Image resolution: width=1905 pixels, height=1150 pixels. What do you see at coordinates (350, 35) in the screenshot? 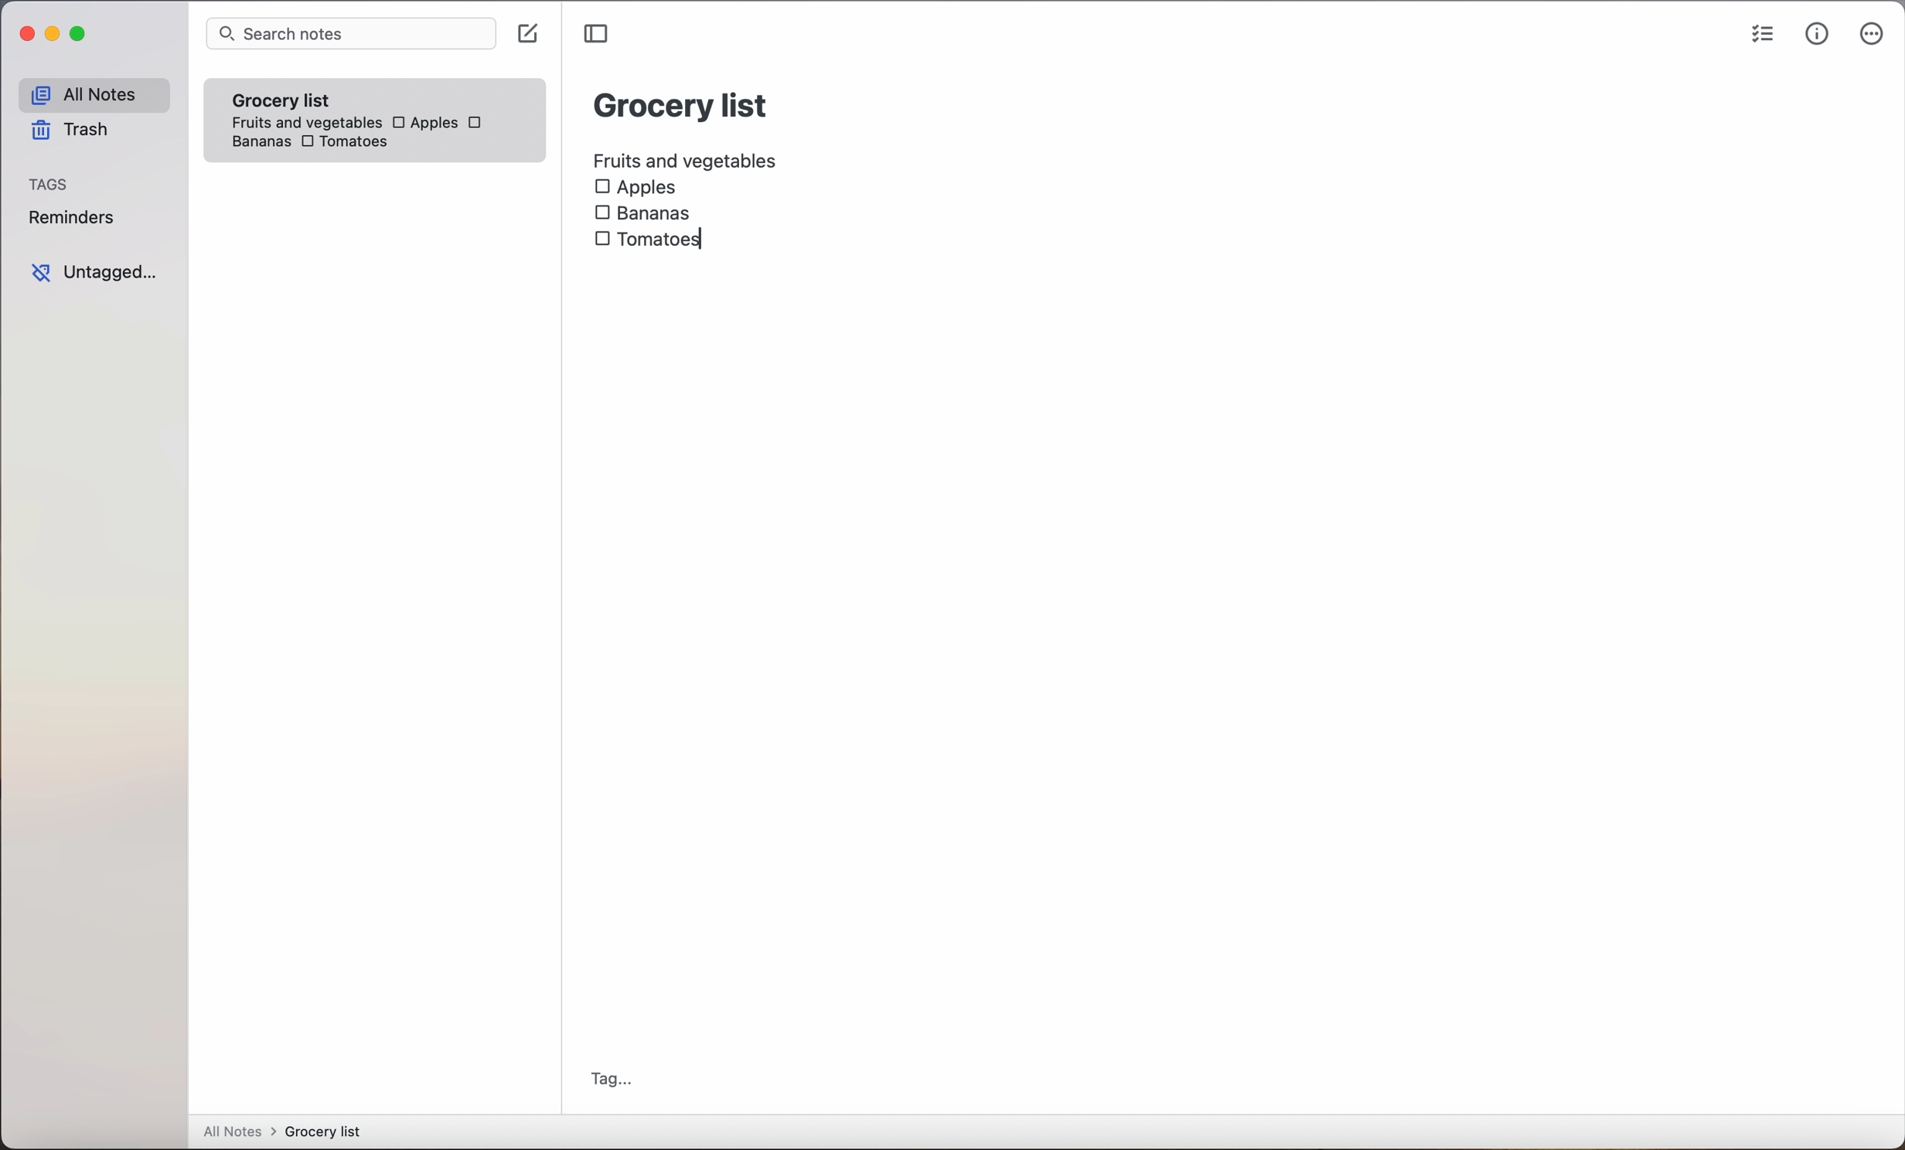
I see `search bar` at bounding box center [350, 35].